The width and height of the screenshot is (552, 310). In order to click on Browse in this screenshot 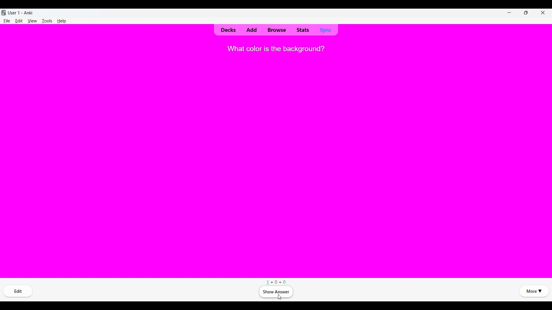, I will do `click(276, 30)`.